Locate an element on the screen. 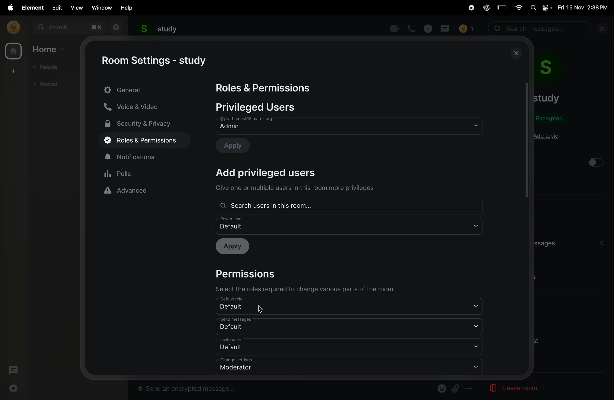  record is located at coordinates (469, 8).